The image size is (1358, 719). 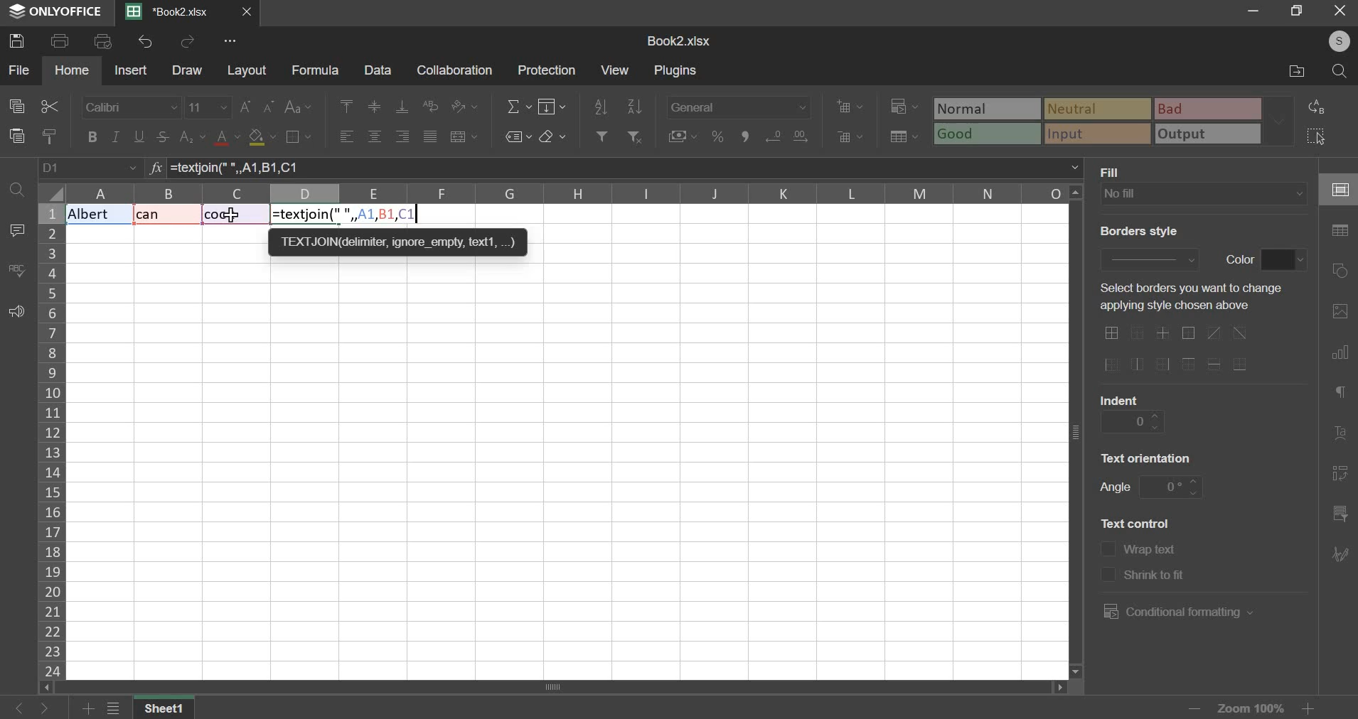 I want to click on zoom, so click(x=1249, y=706).